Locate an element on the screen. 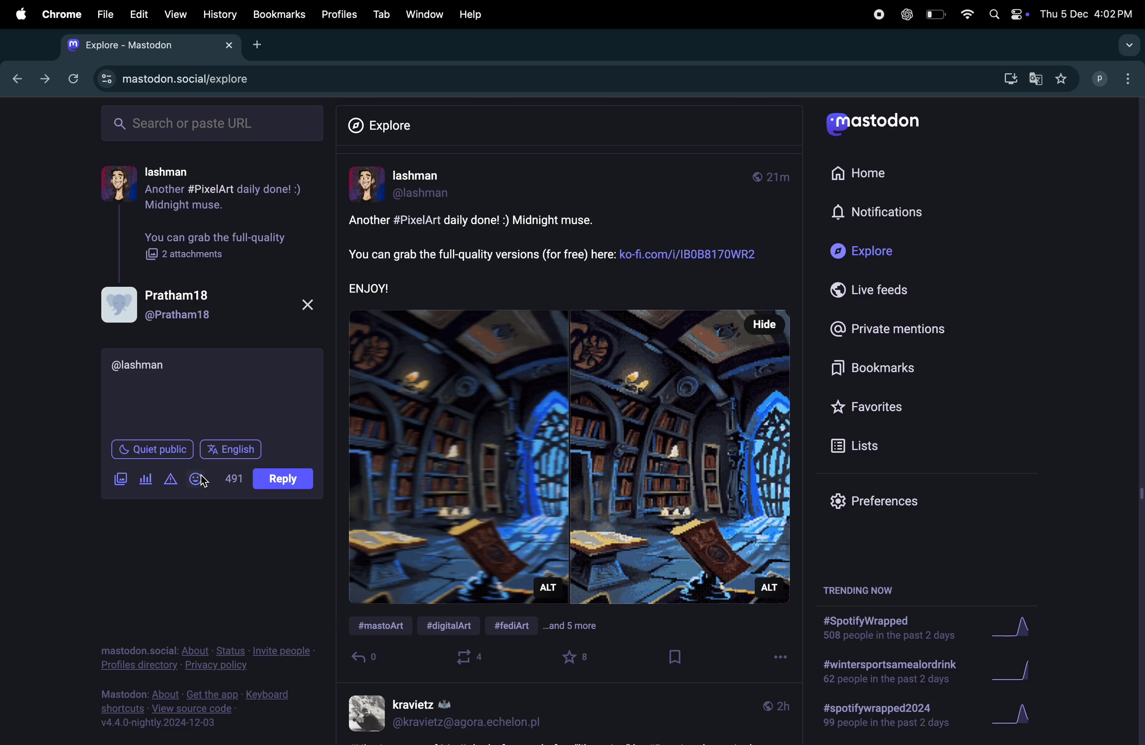 The image size is (1145, 745). mastdon explore is located at coordinates (187, 79).